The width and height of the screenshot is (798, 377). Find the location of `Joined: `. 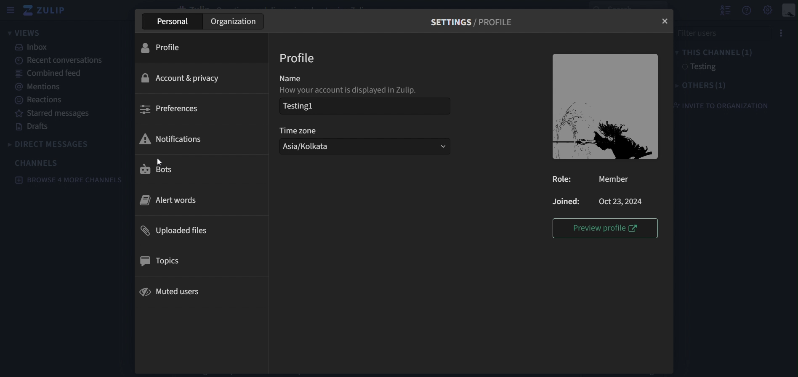

Joined:  is located at coordinates (566, 201).